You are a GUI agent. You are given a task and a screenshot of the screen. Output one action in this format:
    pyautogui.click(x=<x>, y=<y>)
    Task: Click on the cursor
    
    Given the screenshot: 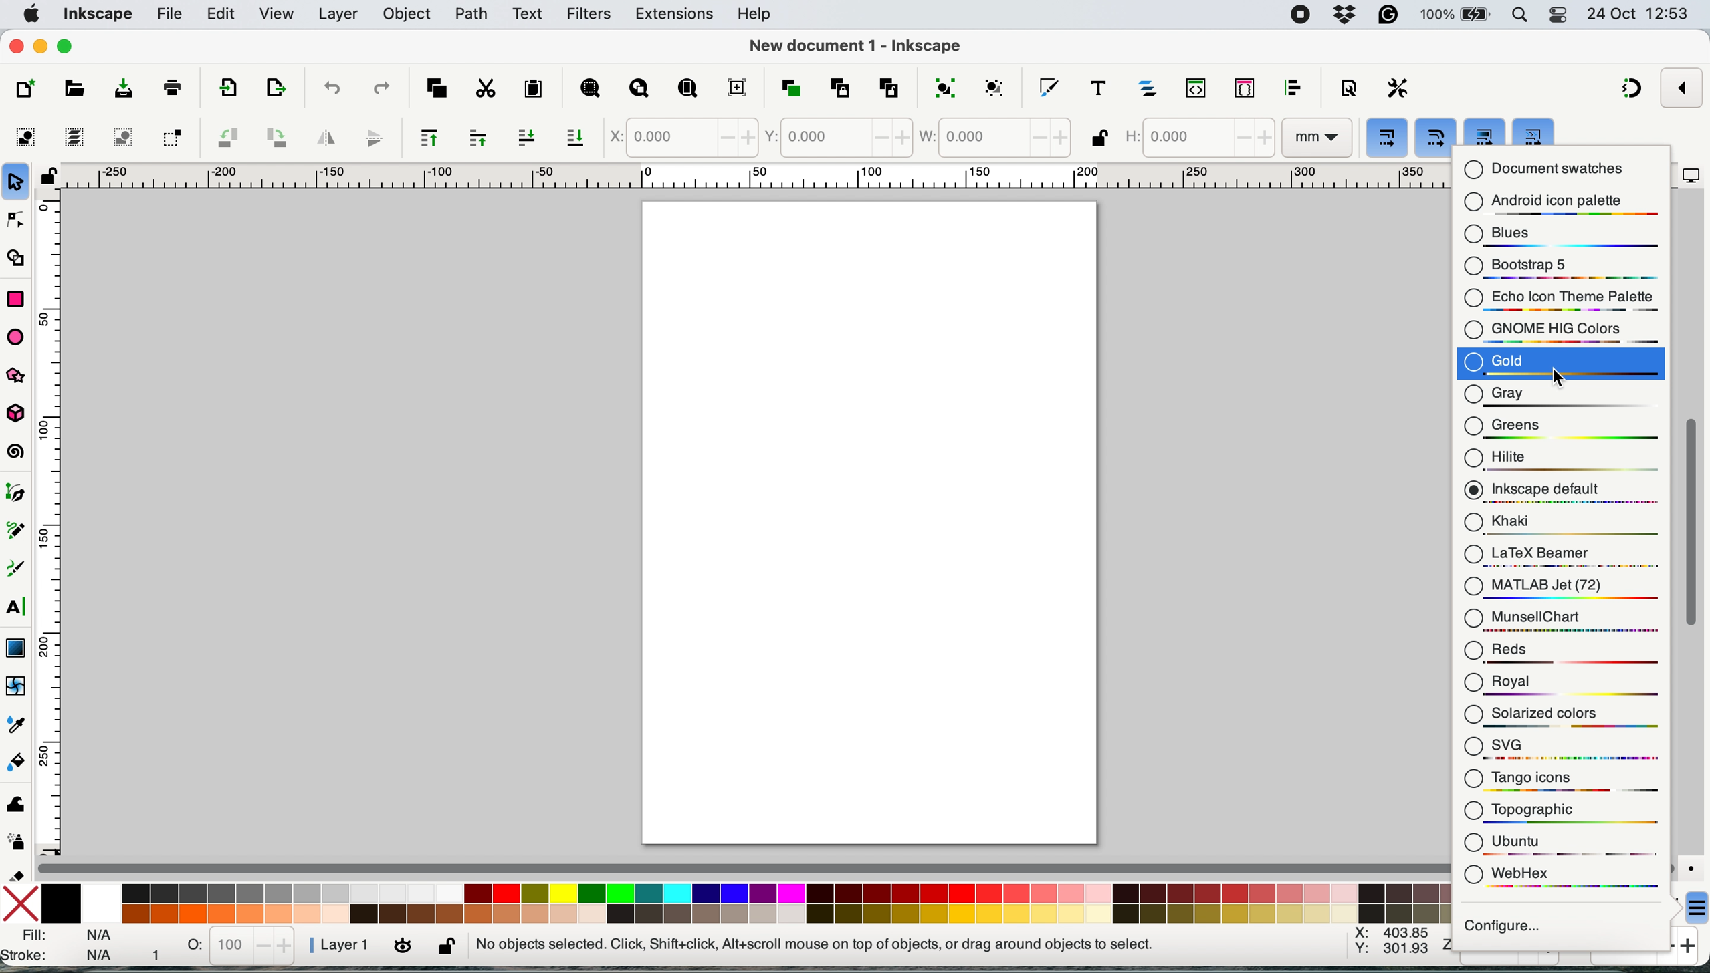 What is the action you would take?
    pyautogui.click(x=1691, y=914)
    